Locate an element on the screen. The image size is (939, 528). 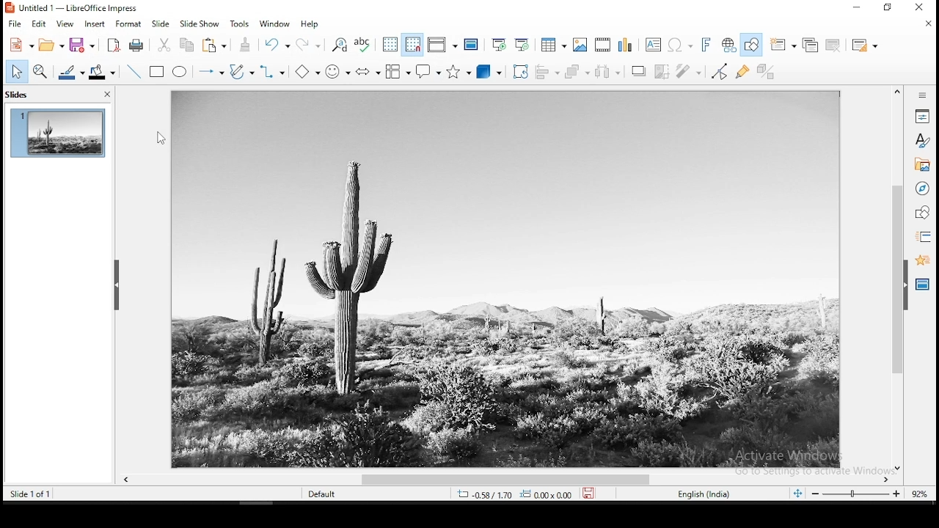
symbol shapes is located at coordinates (337, 70).